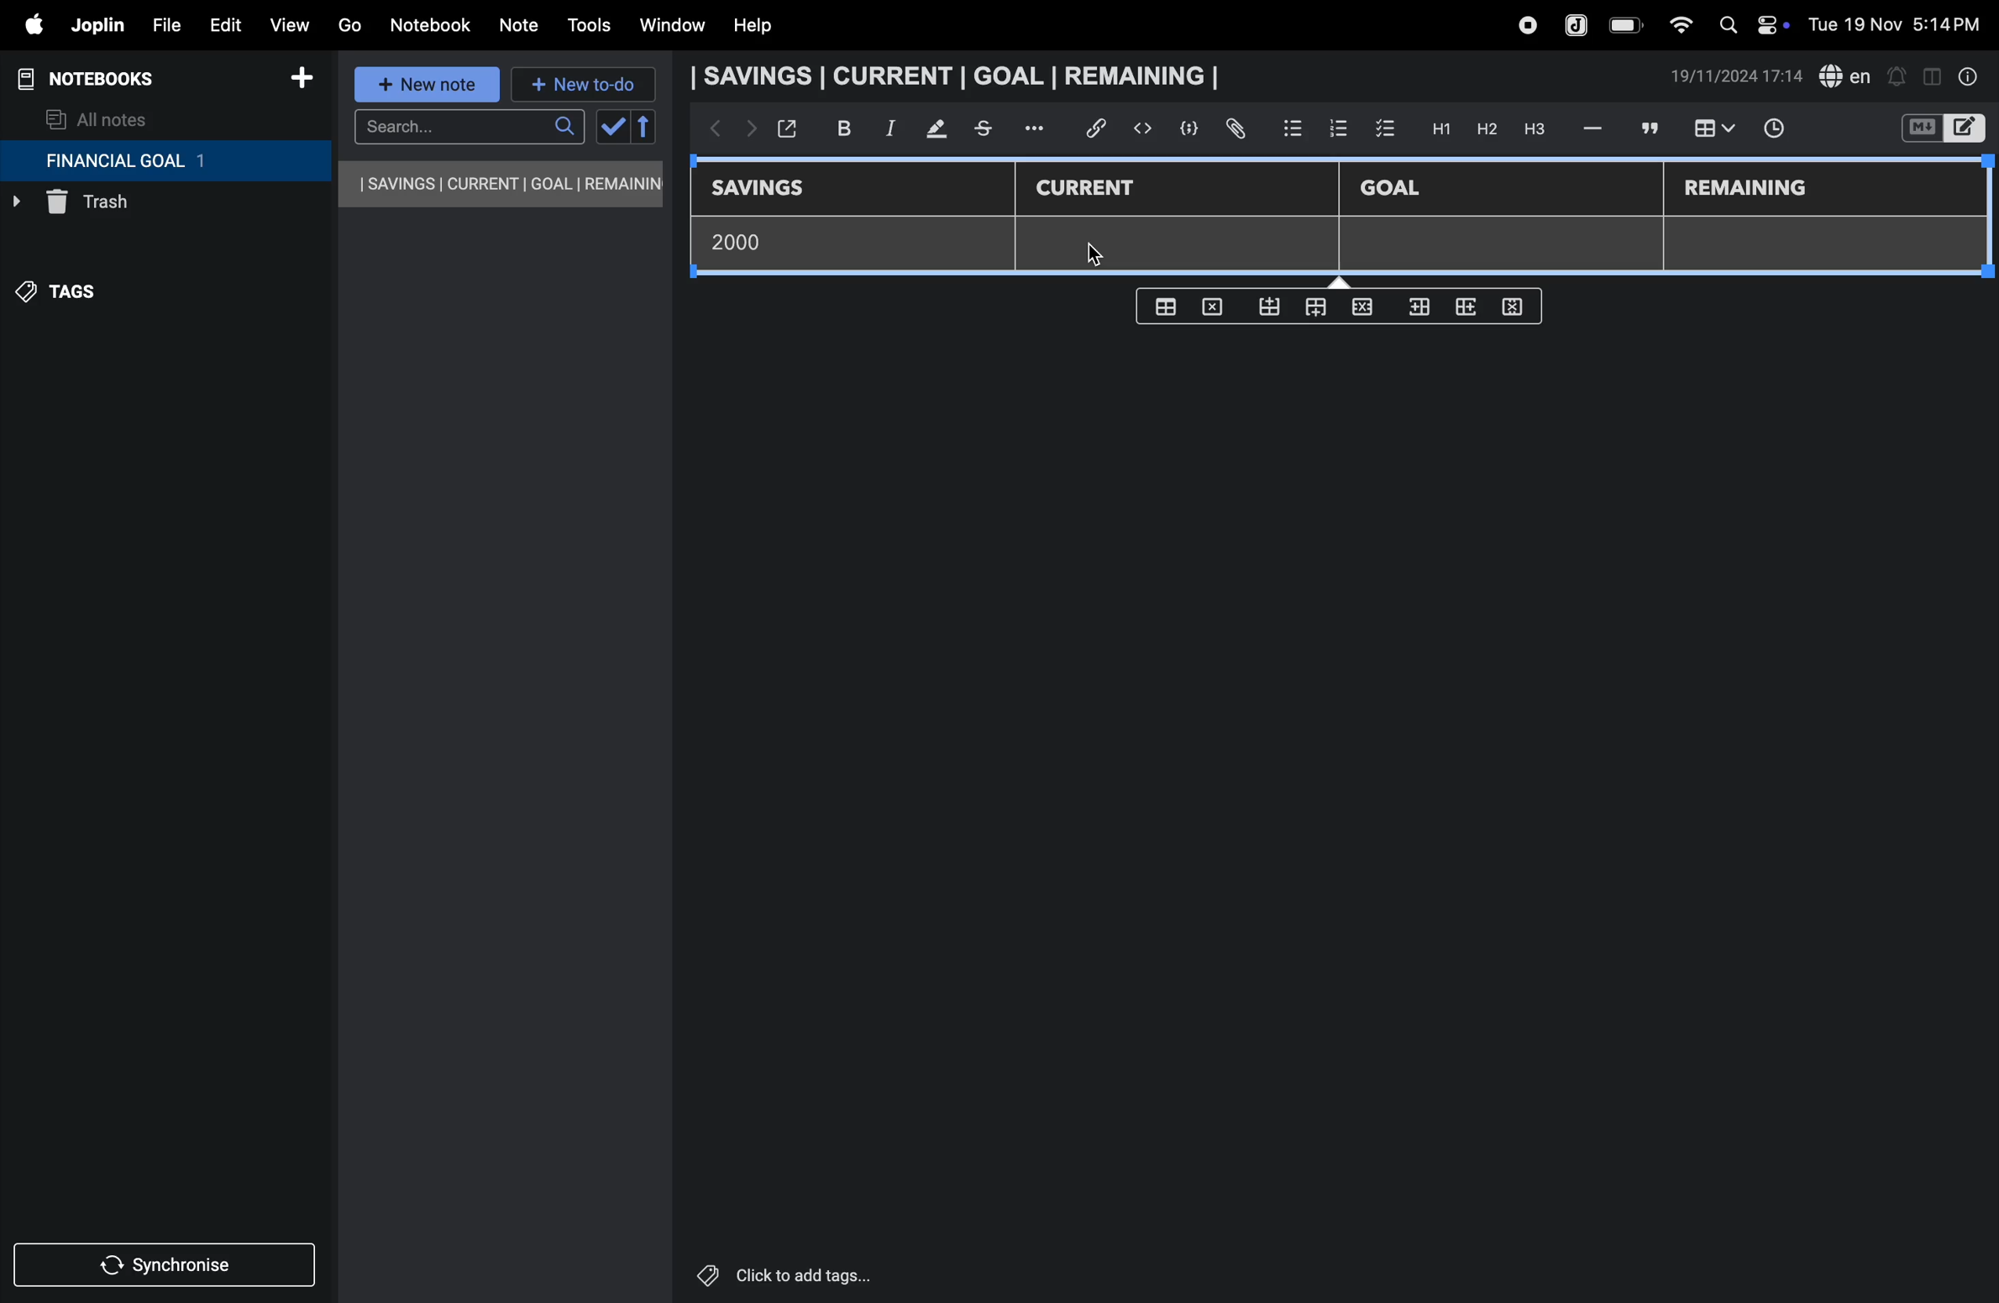 The image size is (1999, 1303). What do you see at coordinates (1183, 128) in the screenshot?
I see `code block` at bounding box center [1183, 128].